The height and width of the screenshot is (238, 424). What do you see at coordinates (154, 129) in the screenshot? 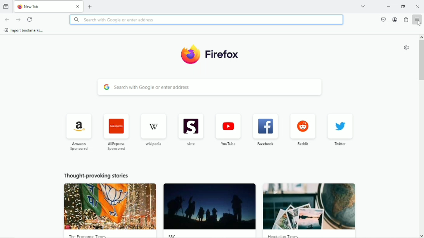
I see `Wikipedia` at bounding box center [154, 129].